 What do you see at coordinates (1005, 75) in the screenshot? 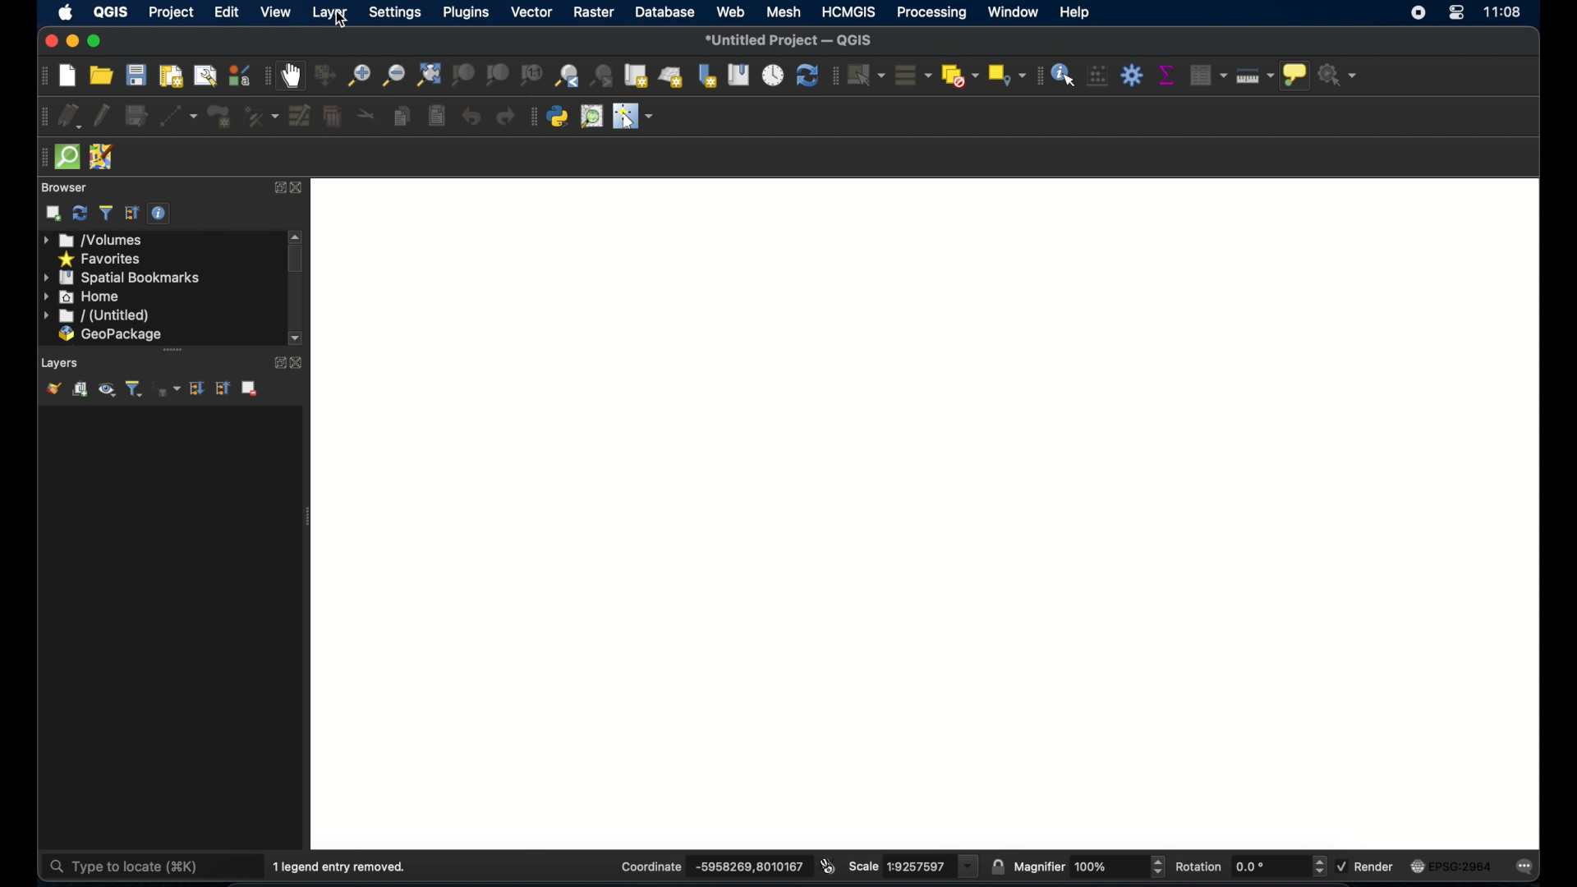
I see `select by location` at bounding box center [1005, 75].